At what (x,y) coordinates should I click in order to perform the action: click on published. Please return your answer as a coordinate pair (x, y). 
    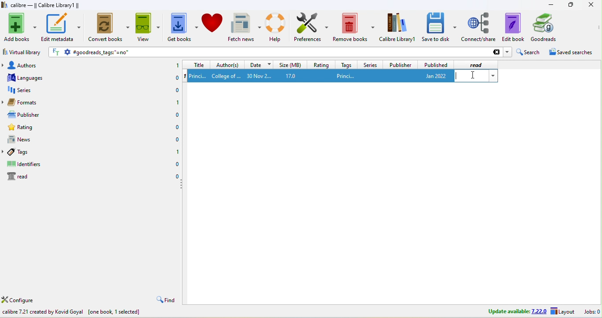
    Looking at the image, I should click on (435, 64).